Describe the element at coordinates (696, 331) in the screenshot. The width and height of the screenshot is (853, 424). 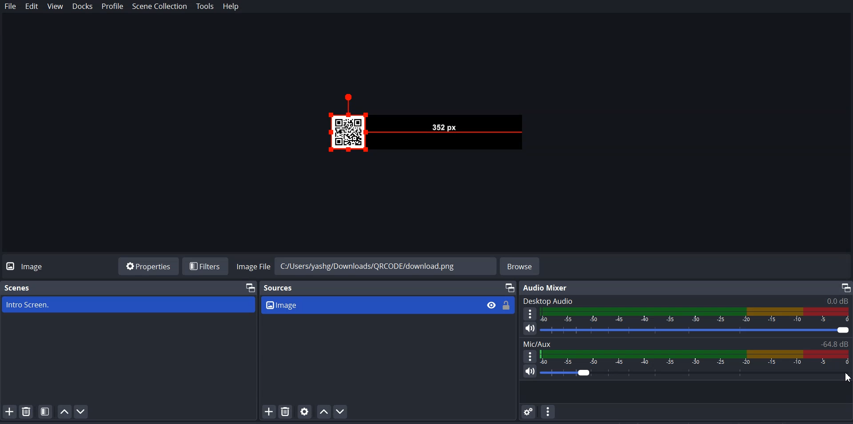
I see `Volume Adjuster` at that location.